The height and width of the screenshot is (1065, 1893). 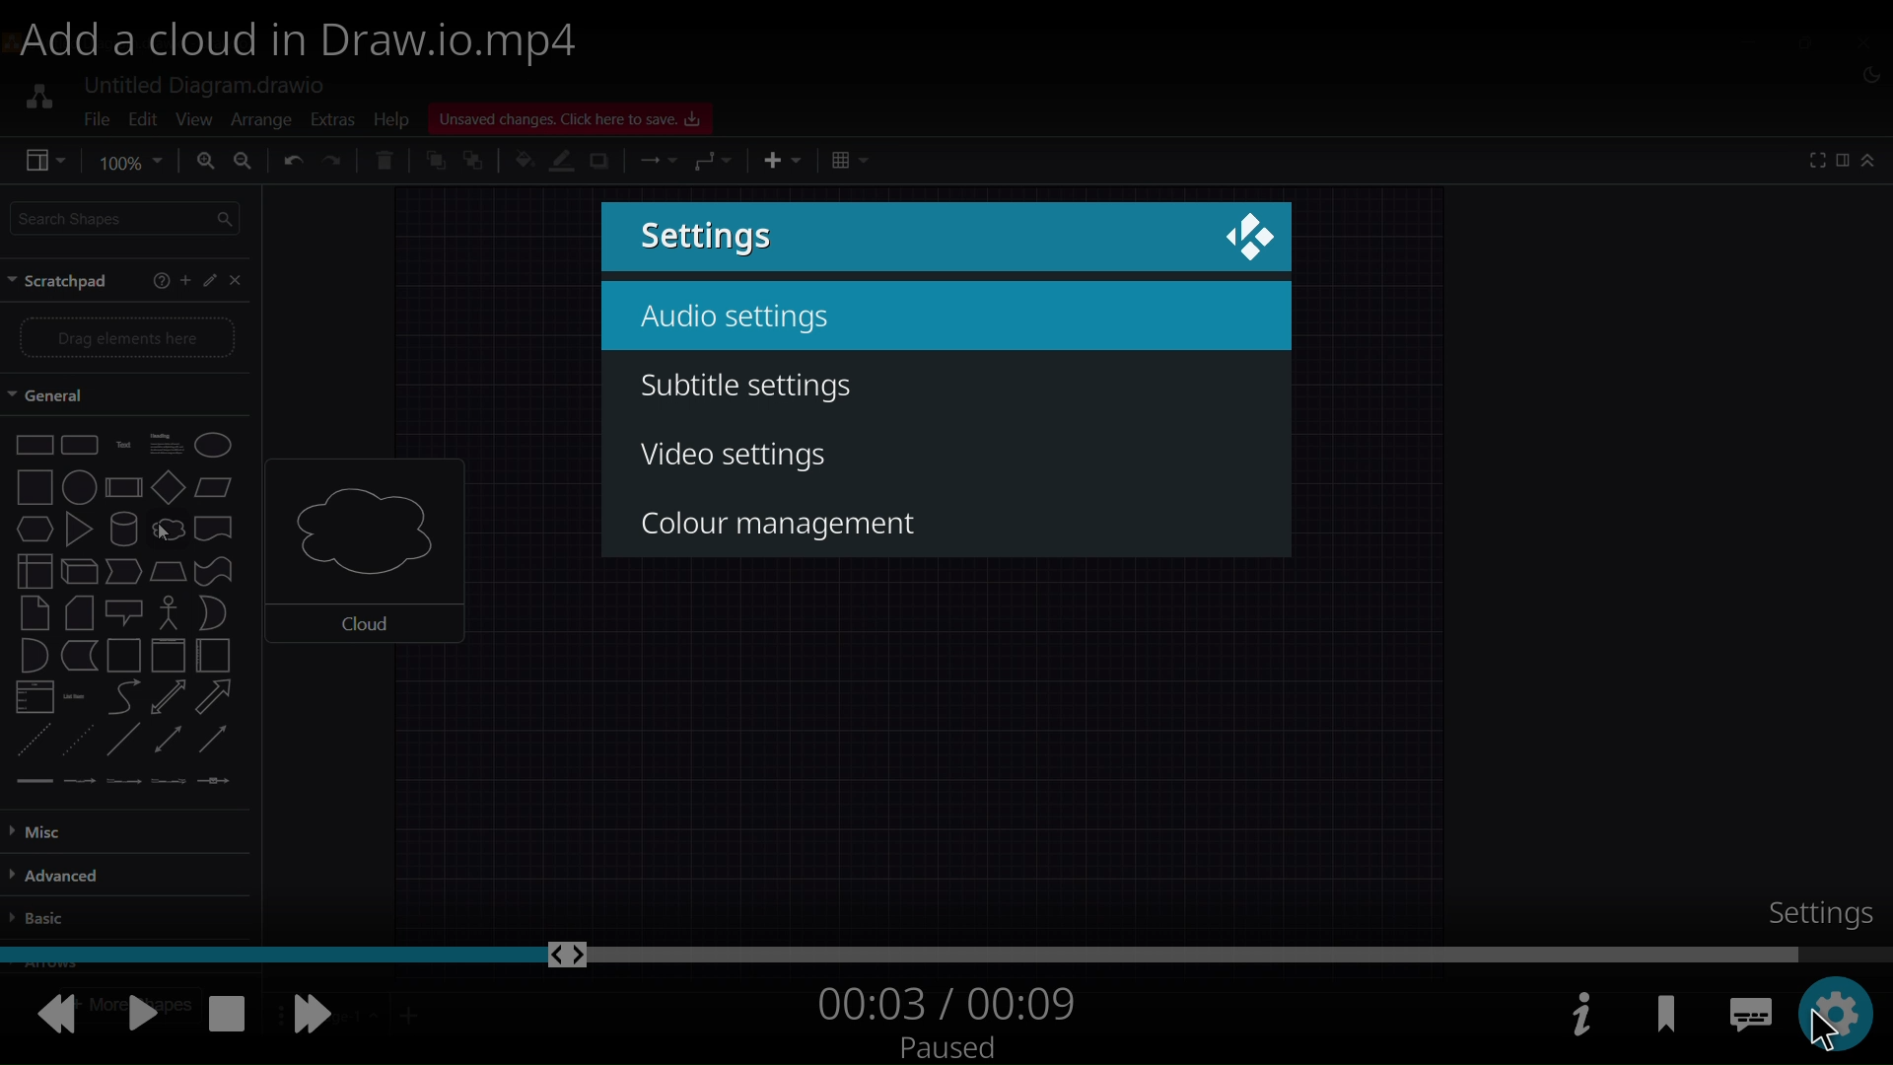 I want to click on video setting, so click(x=737, y=461).